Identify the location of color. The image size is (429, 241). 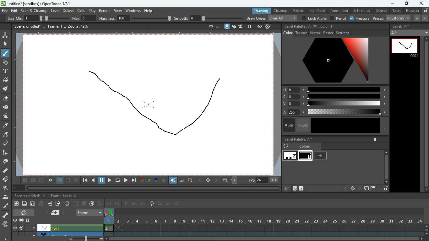
(326, 26).